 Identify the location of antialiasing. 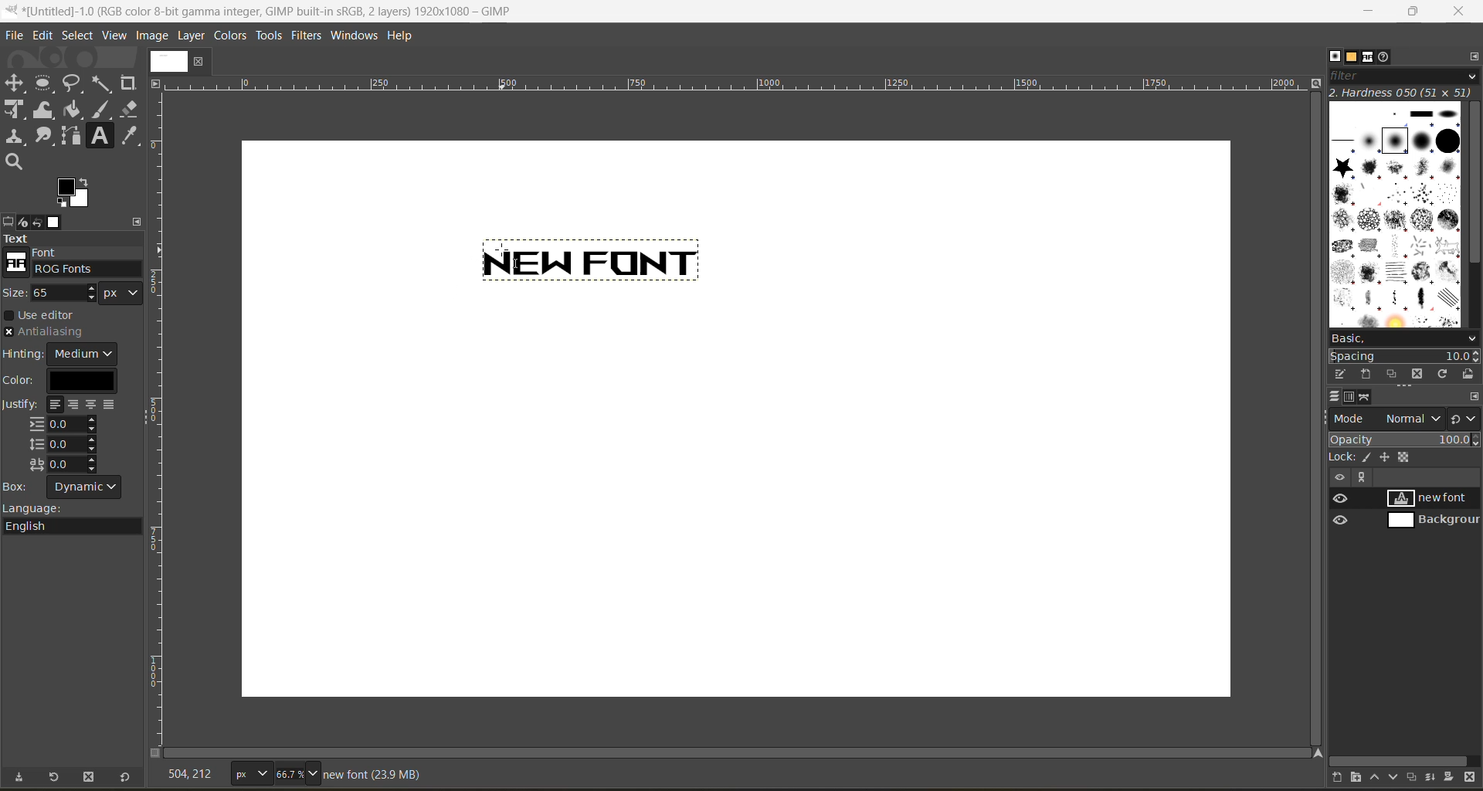
(45, 333).